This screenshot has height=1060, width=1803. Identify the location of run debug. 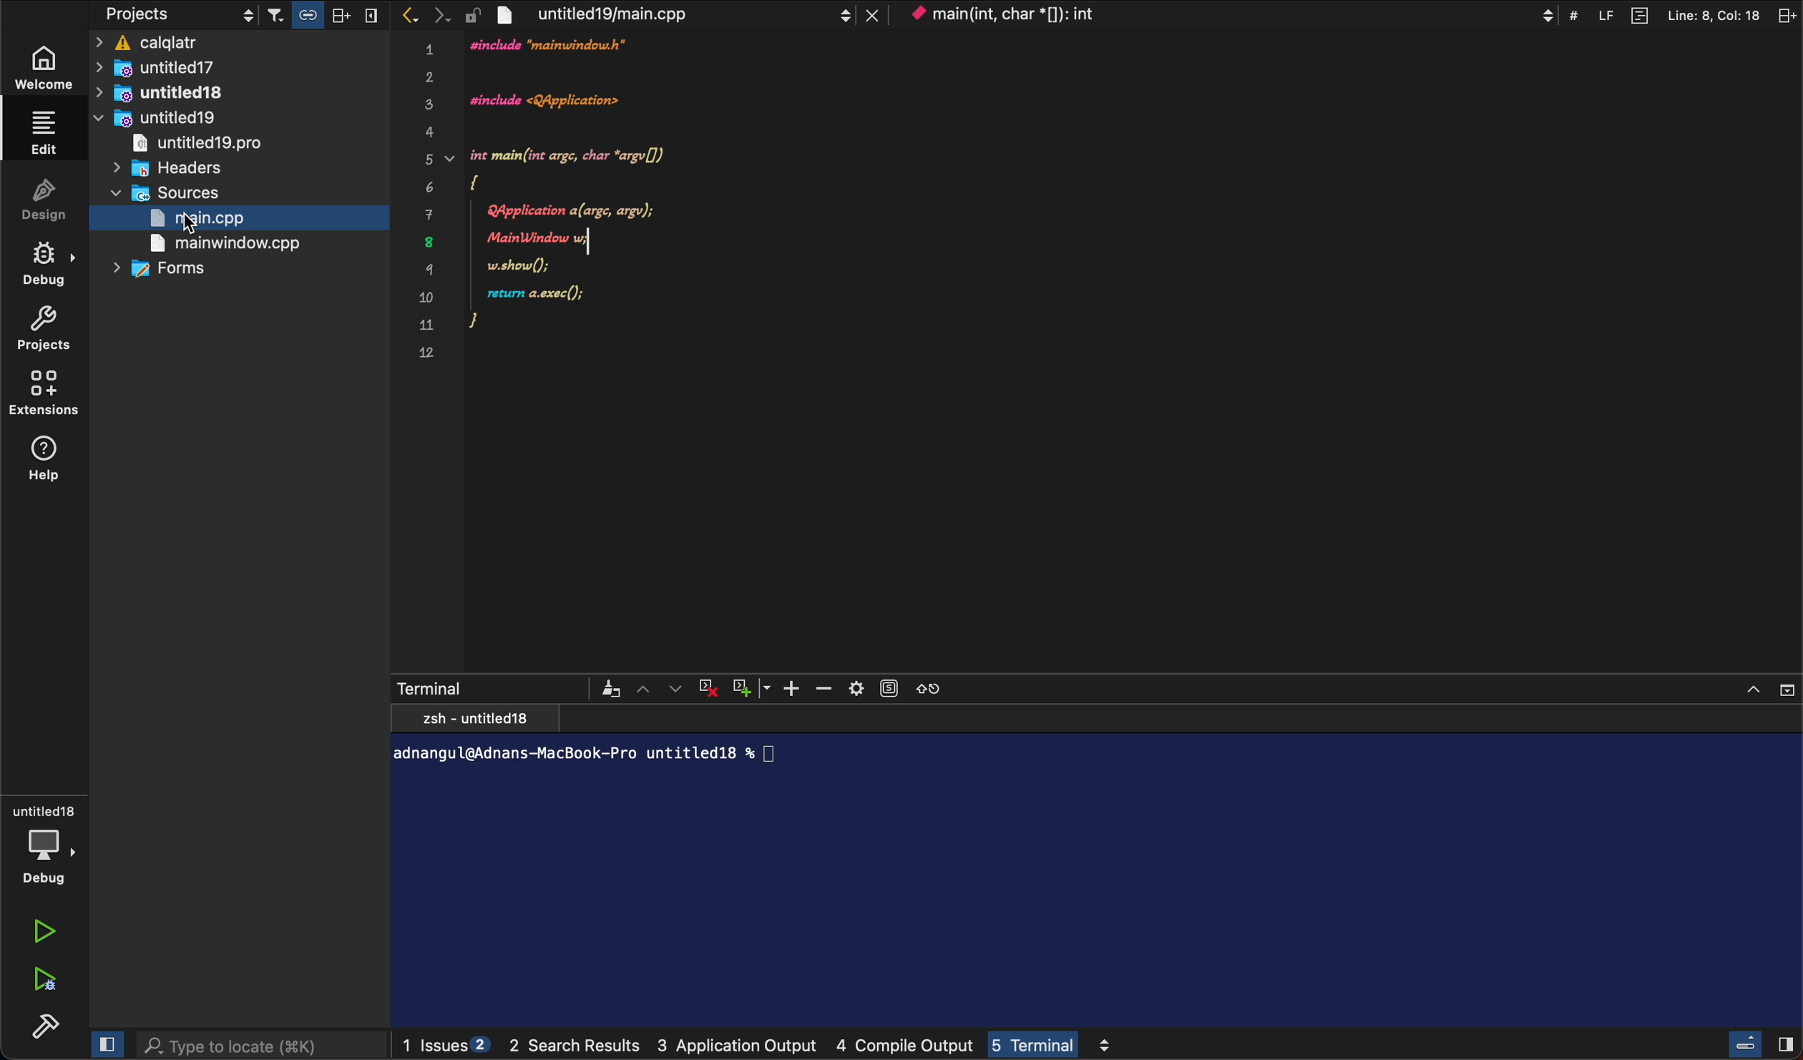
(42, 981).